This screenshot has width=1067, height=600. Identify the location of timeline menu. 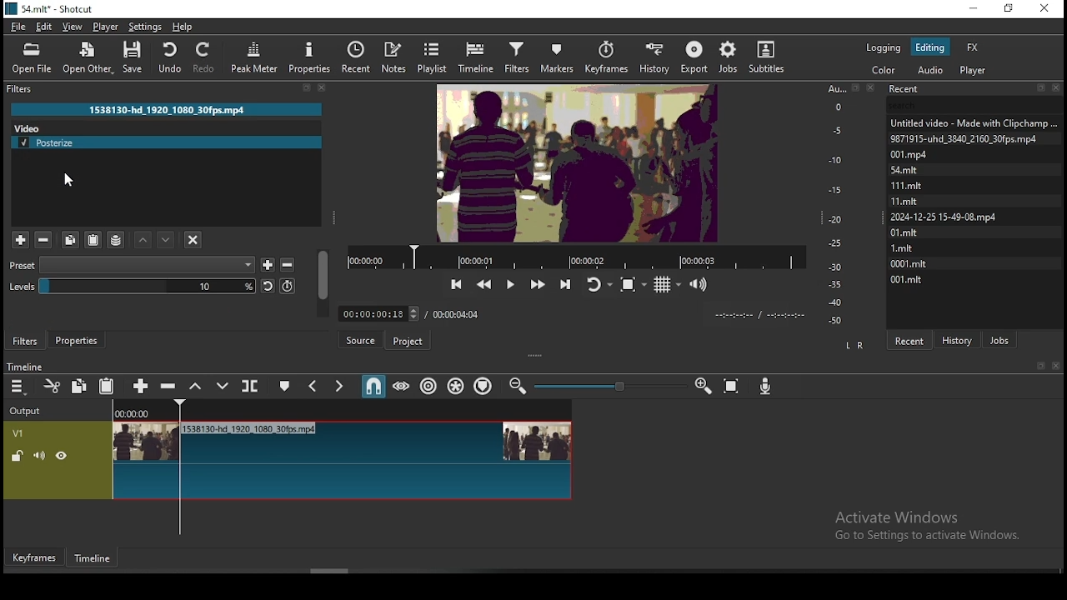
(19, 387).